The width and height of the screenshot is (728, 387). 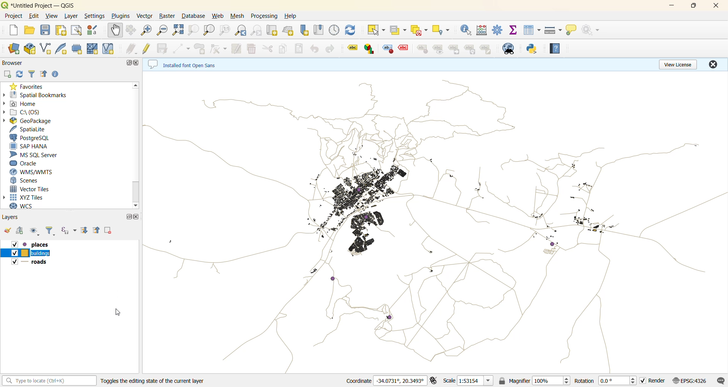 What do you see at coordinates (28, 164) in the screenshot?
I see `oracle` at bounding box center [28, 164].